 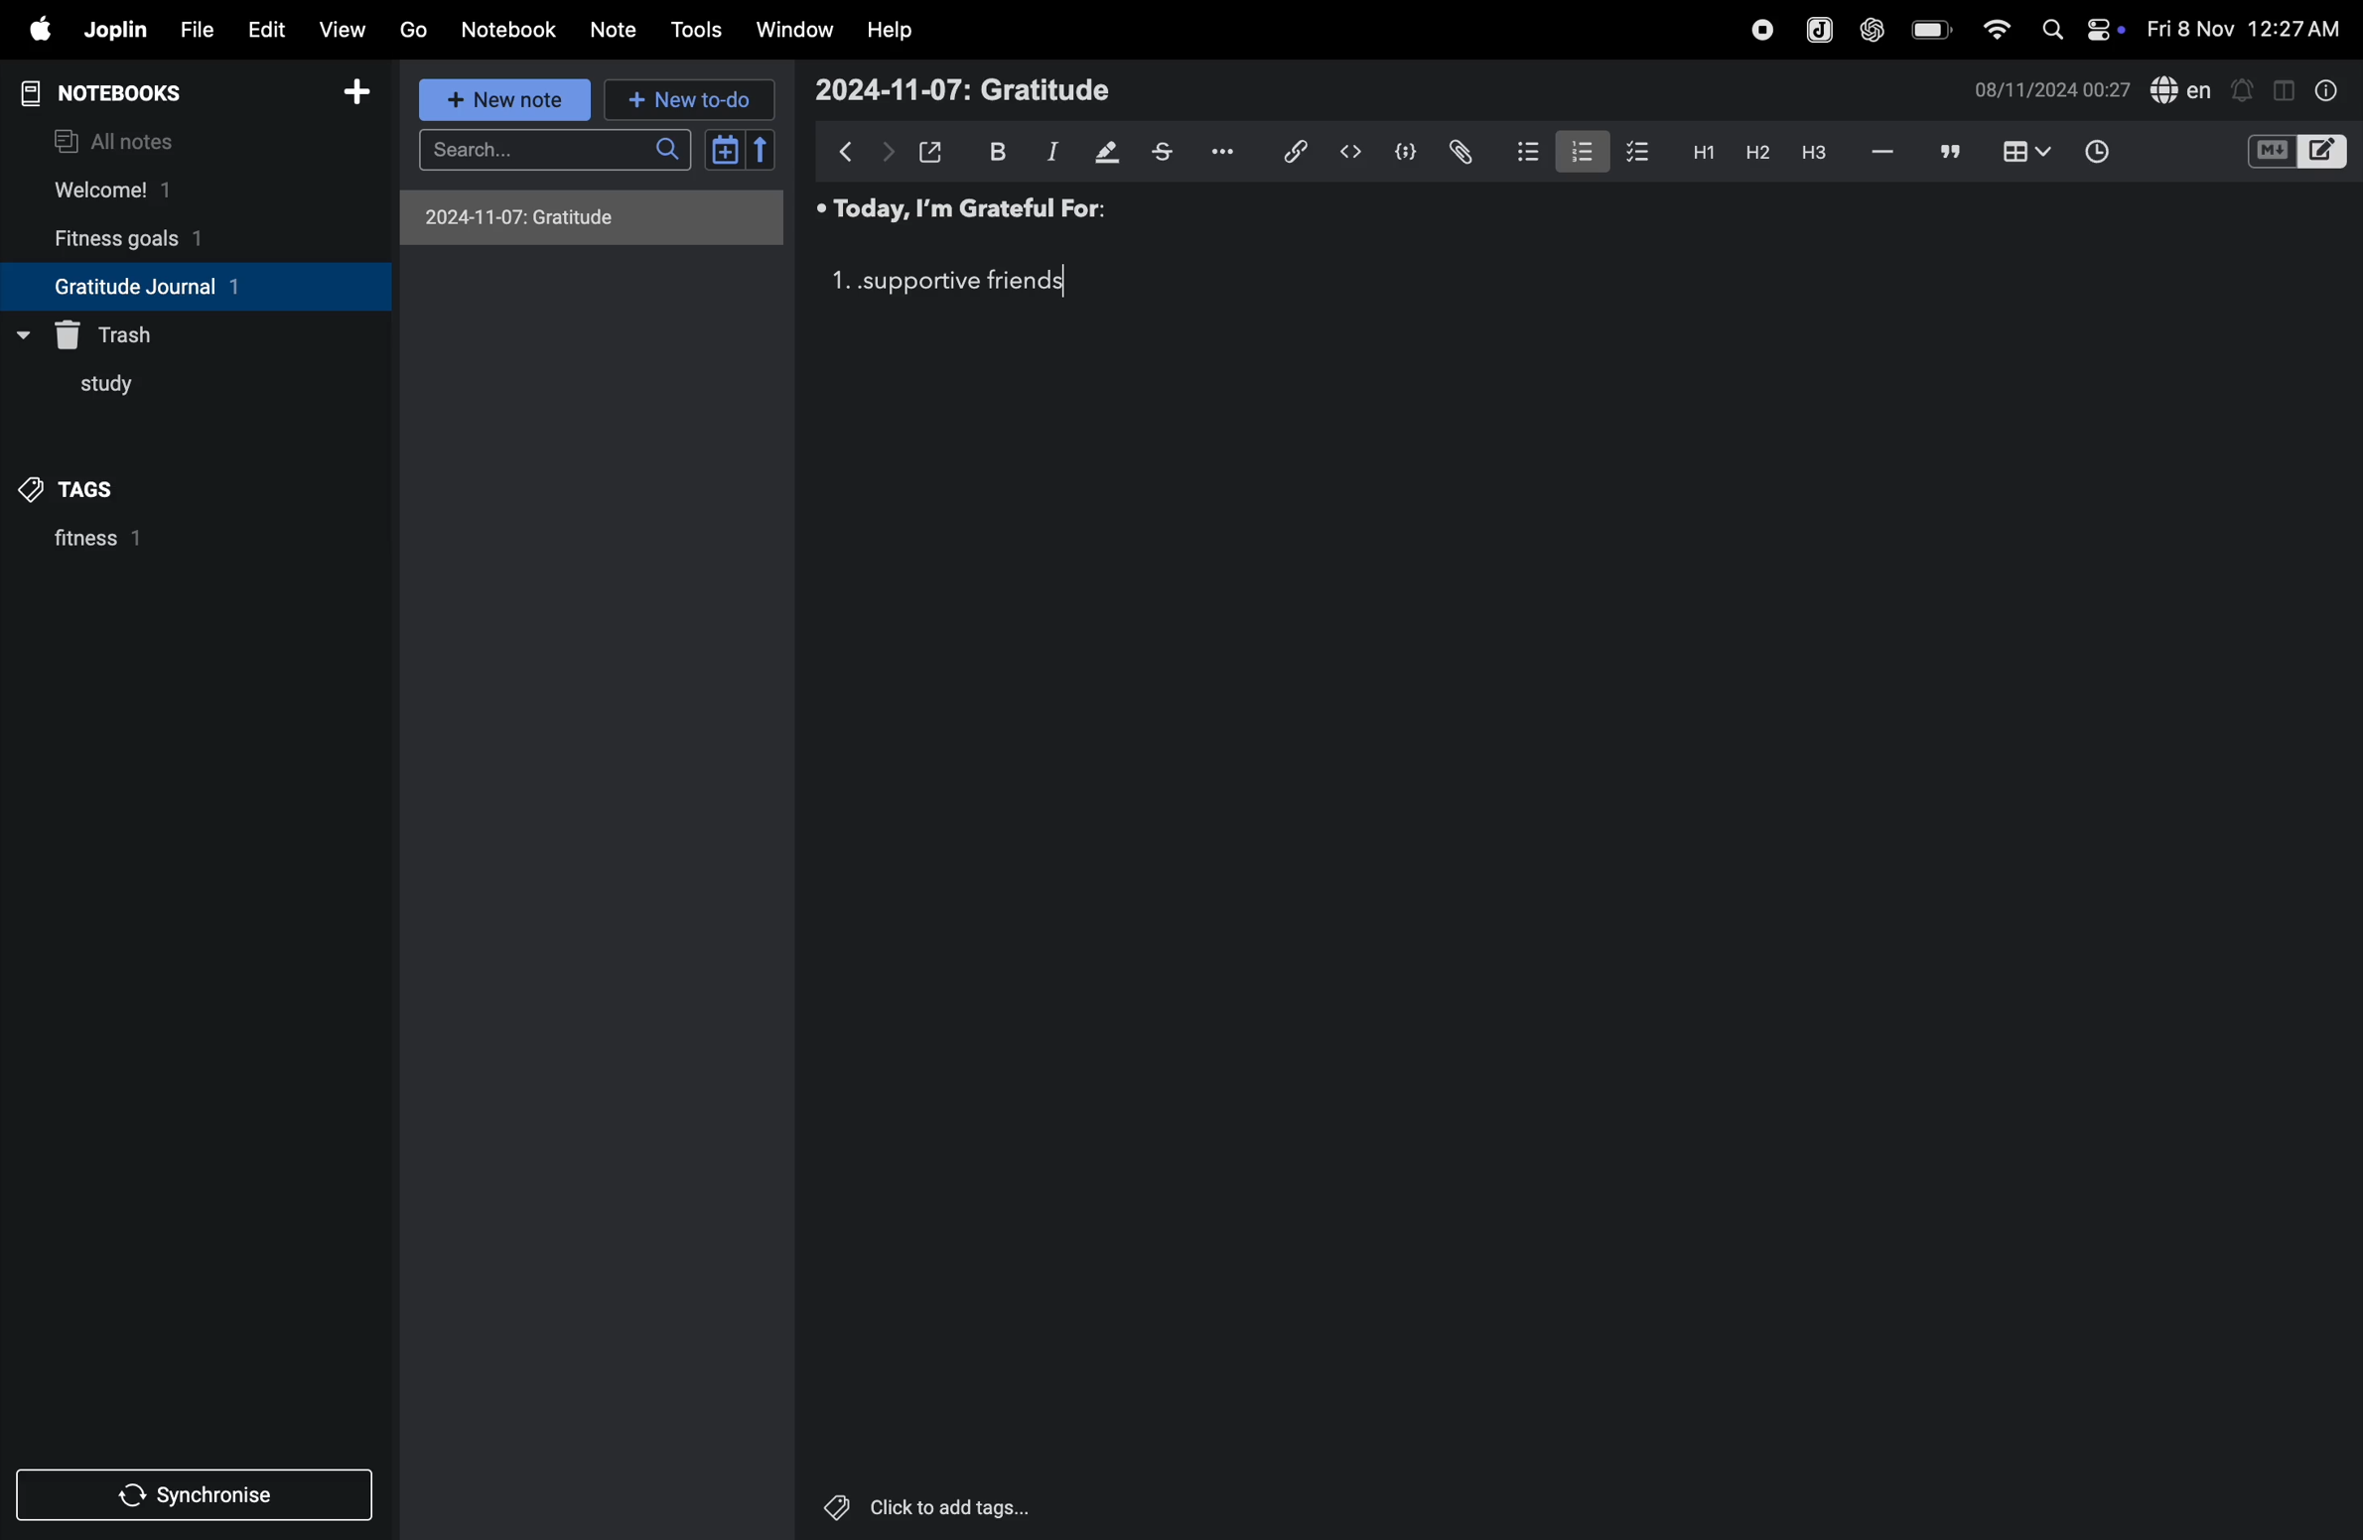 I want to click on trash, so click(x=117, y=331).